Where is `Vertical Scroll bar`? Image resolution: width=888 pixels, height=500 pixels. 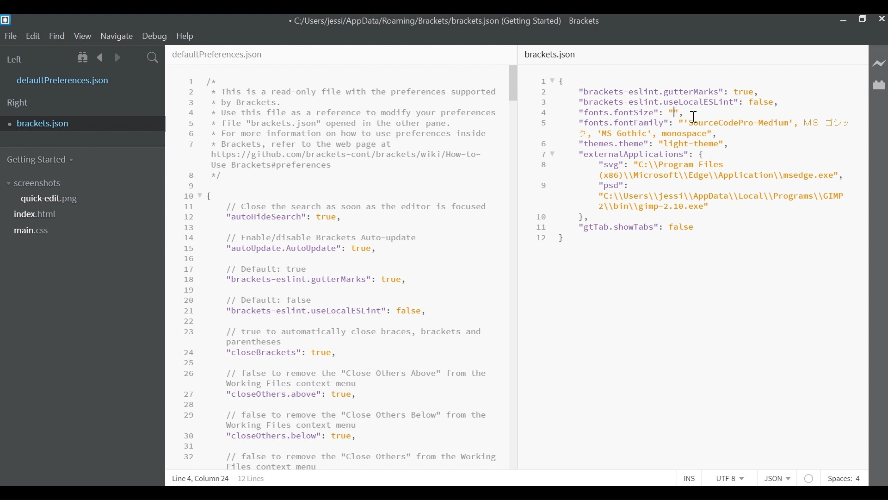 Vertical Scroll bar is located at coordinates (512, 84).